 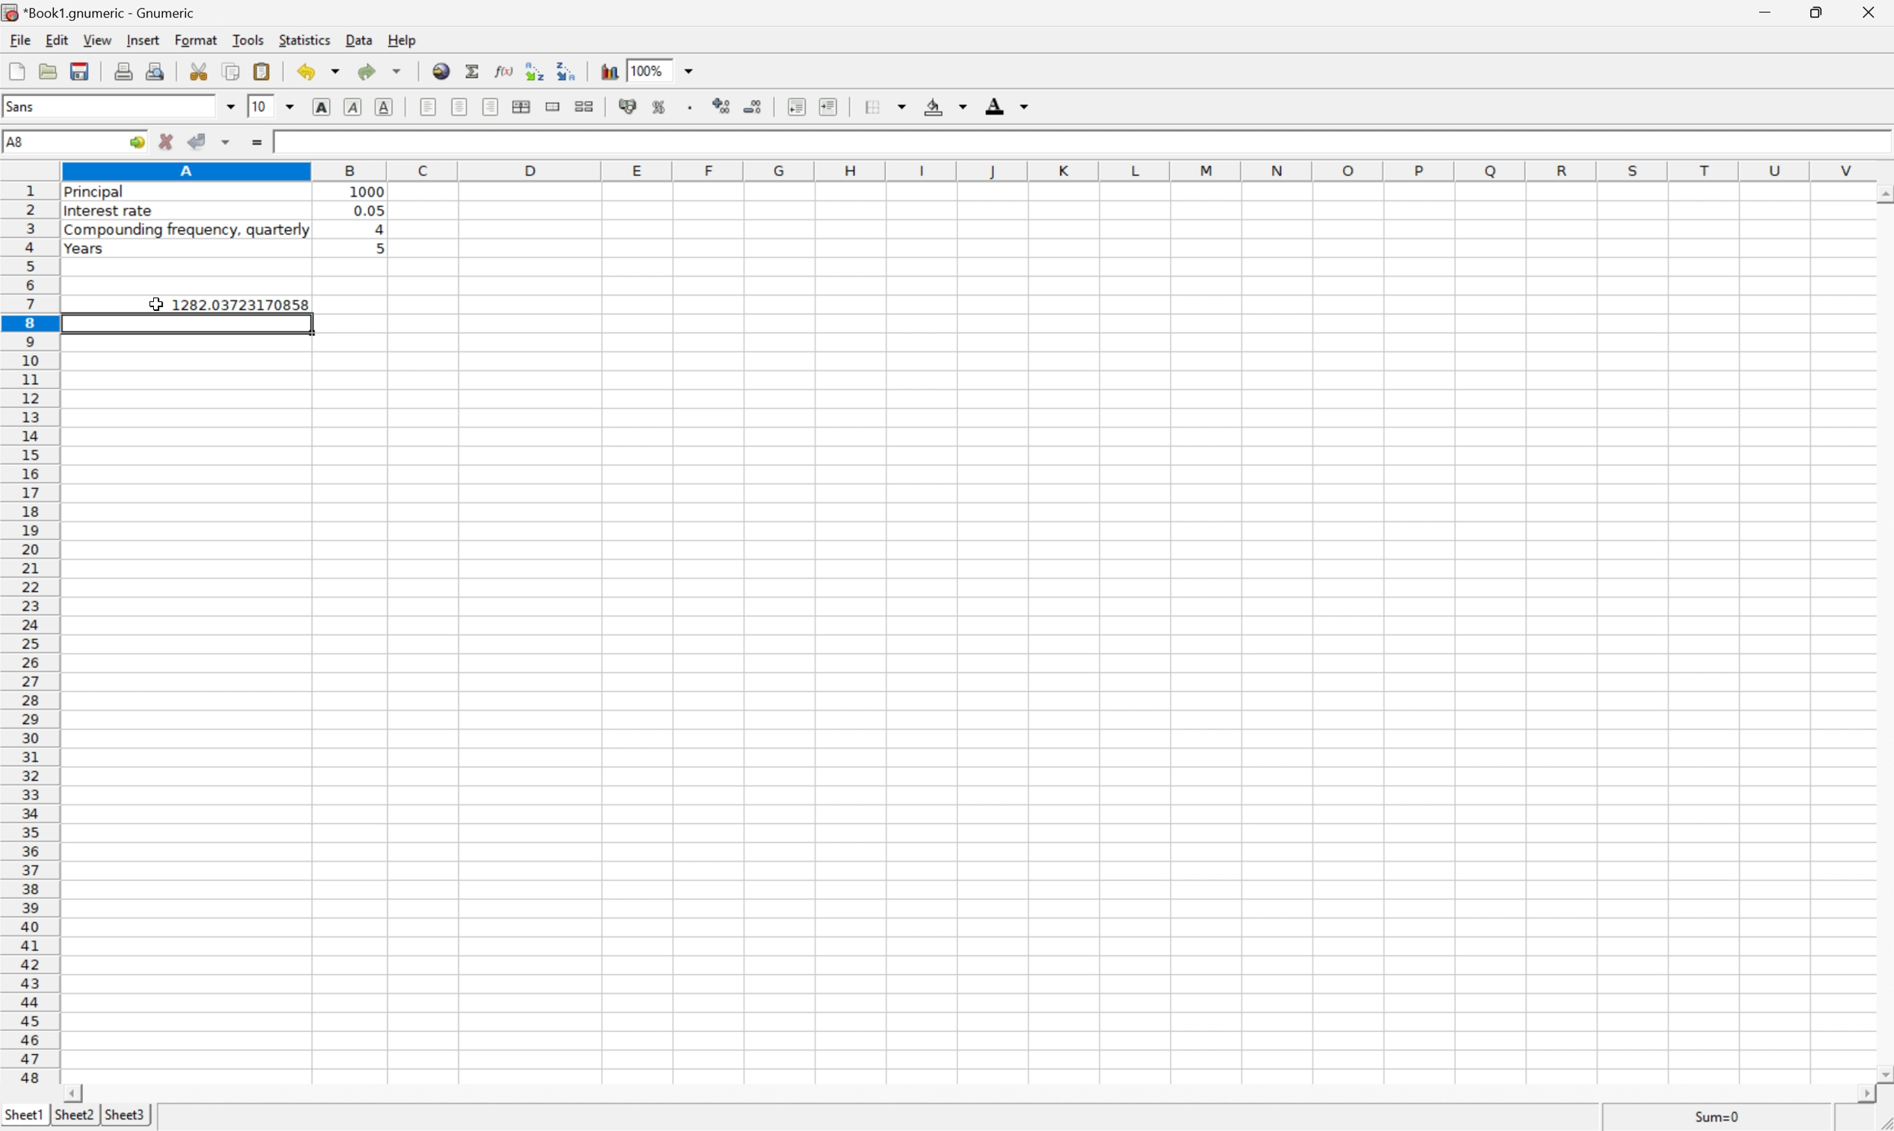 What do you see at coordinates (974, 170) in the screenshot?
I see `column number` at bounding box center [974, 170].